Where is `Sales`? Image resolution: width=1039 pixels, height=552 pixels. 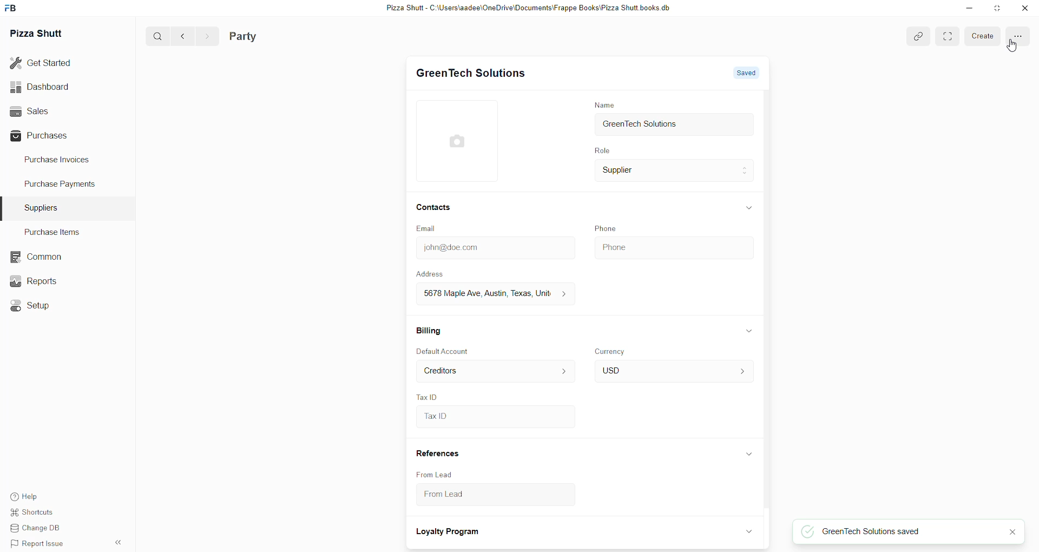 Sales is located at coordinates (52, 111).